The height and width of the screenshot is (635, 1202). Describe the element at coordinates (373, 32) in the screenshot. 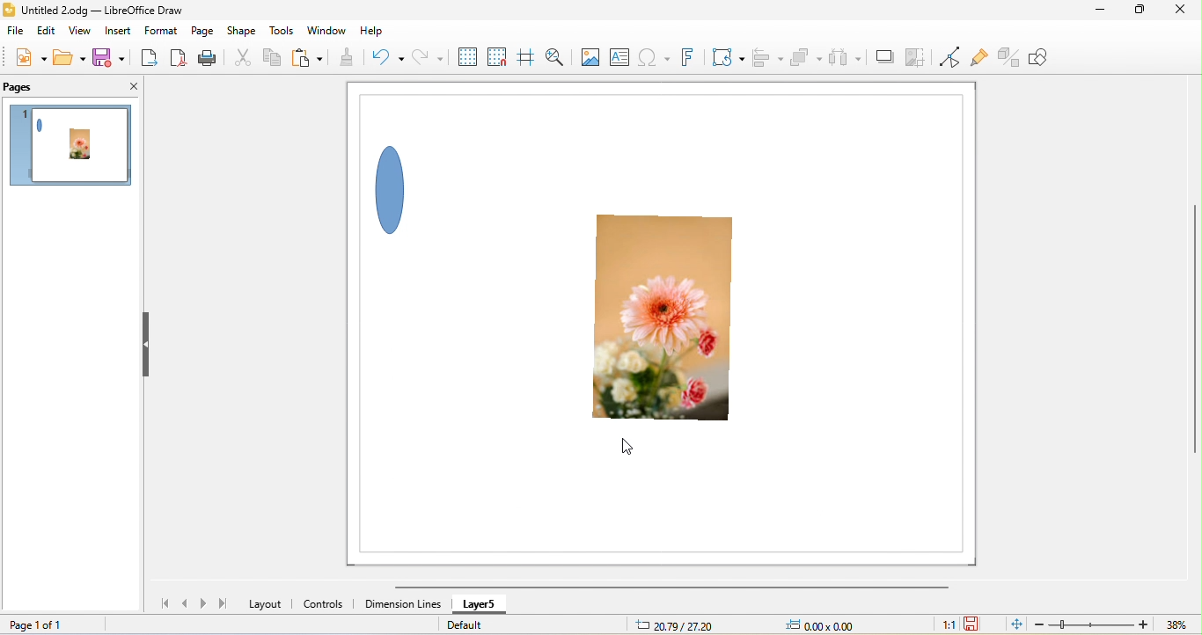

I see `help` at that location.